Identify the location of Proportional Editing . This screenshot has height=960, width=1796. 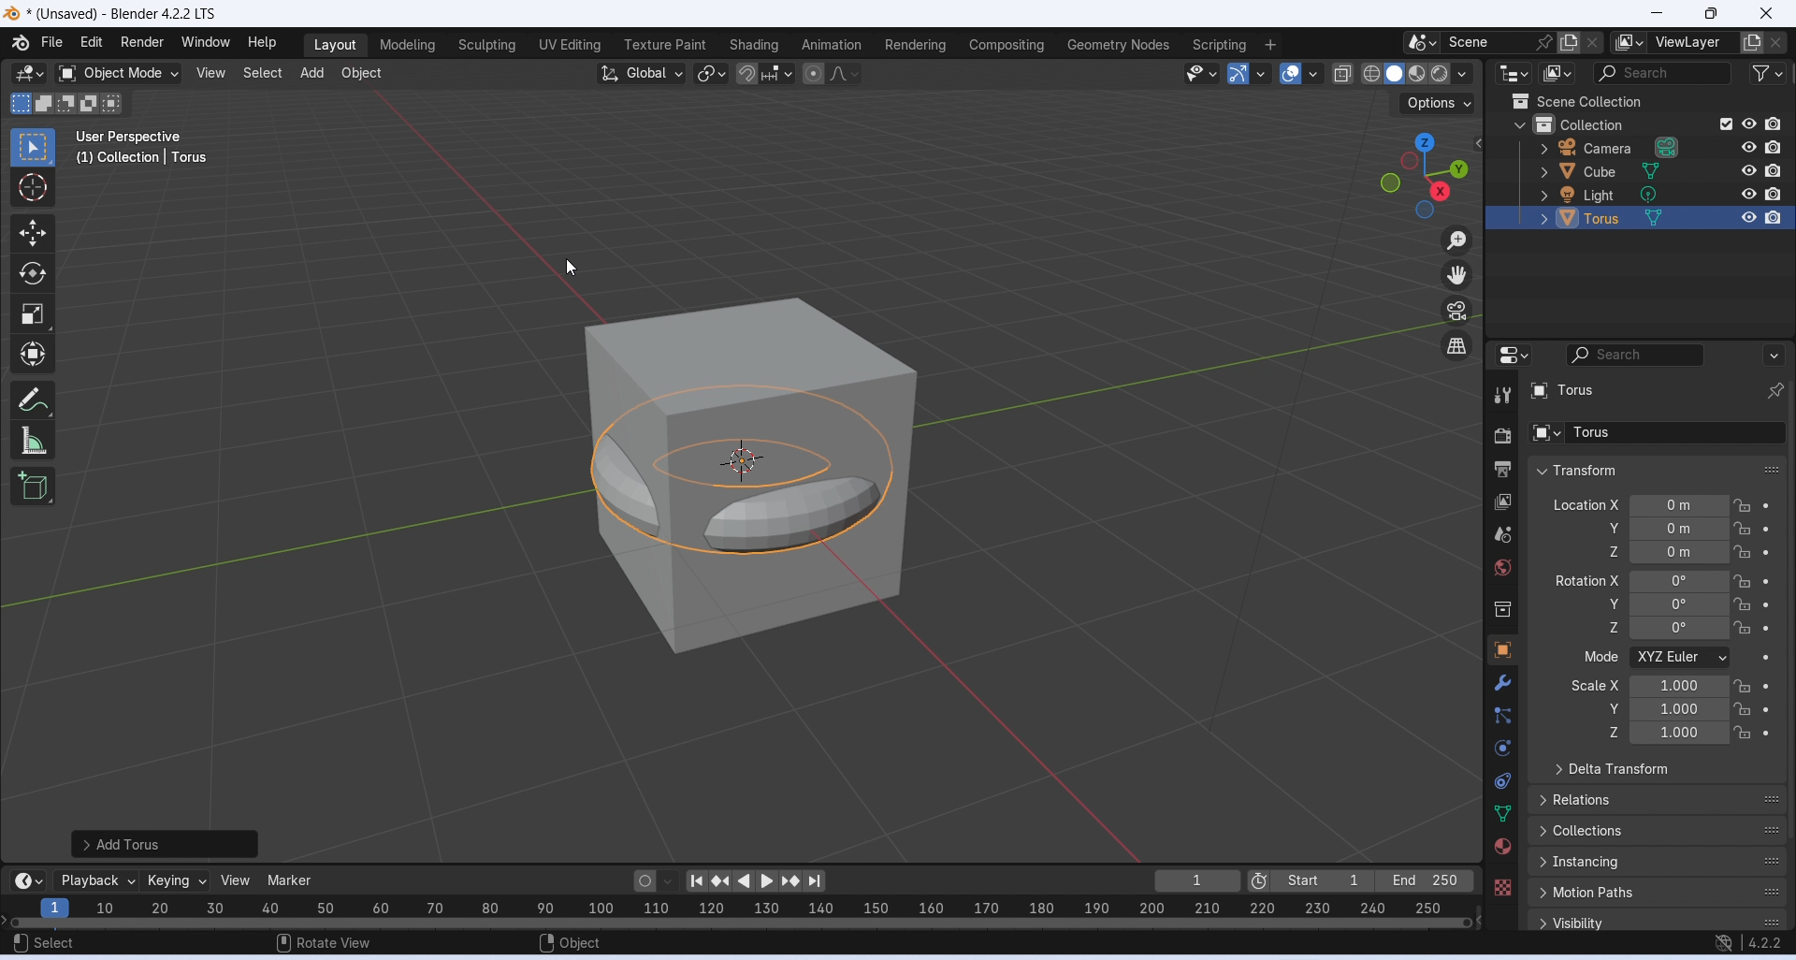
(827, 73).